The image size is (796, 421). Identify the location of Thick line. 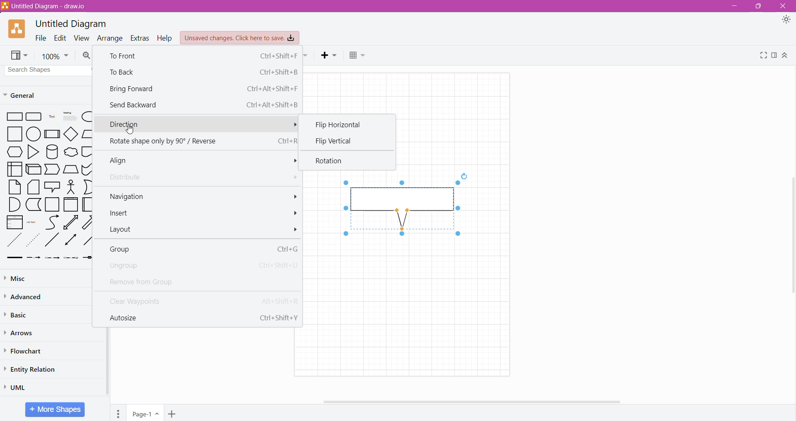
(15, 258).